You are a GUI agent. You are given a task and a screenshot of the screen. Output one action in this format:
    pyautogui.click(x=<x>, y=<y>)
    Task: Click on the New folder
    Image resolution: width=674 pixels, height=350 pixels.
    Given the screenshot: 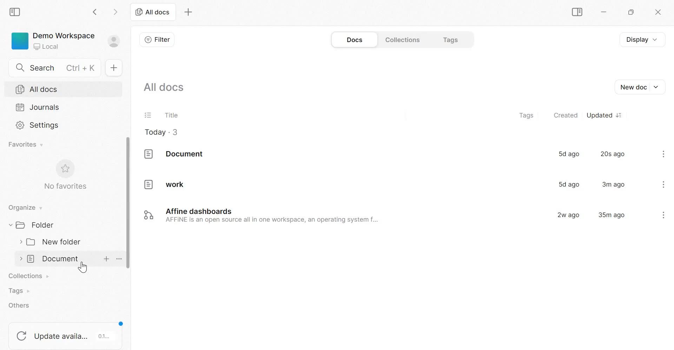 What is the action you would take?
    pyautogui.click(x=57, y=242)
    